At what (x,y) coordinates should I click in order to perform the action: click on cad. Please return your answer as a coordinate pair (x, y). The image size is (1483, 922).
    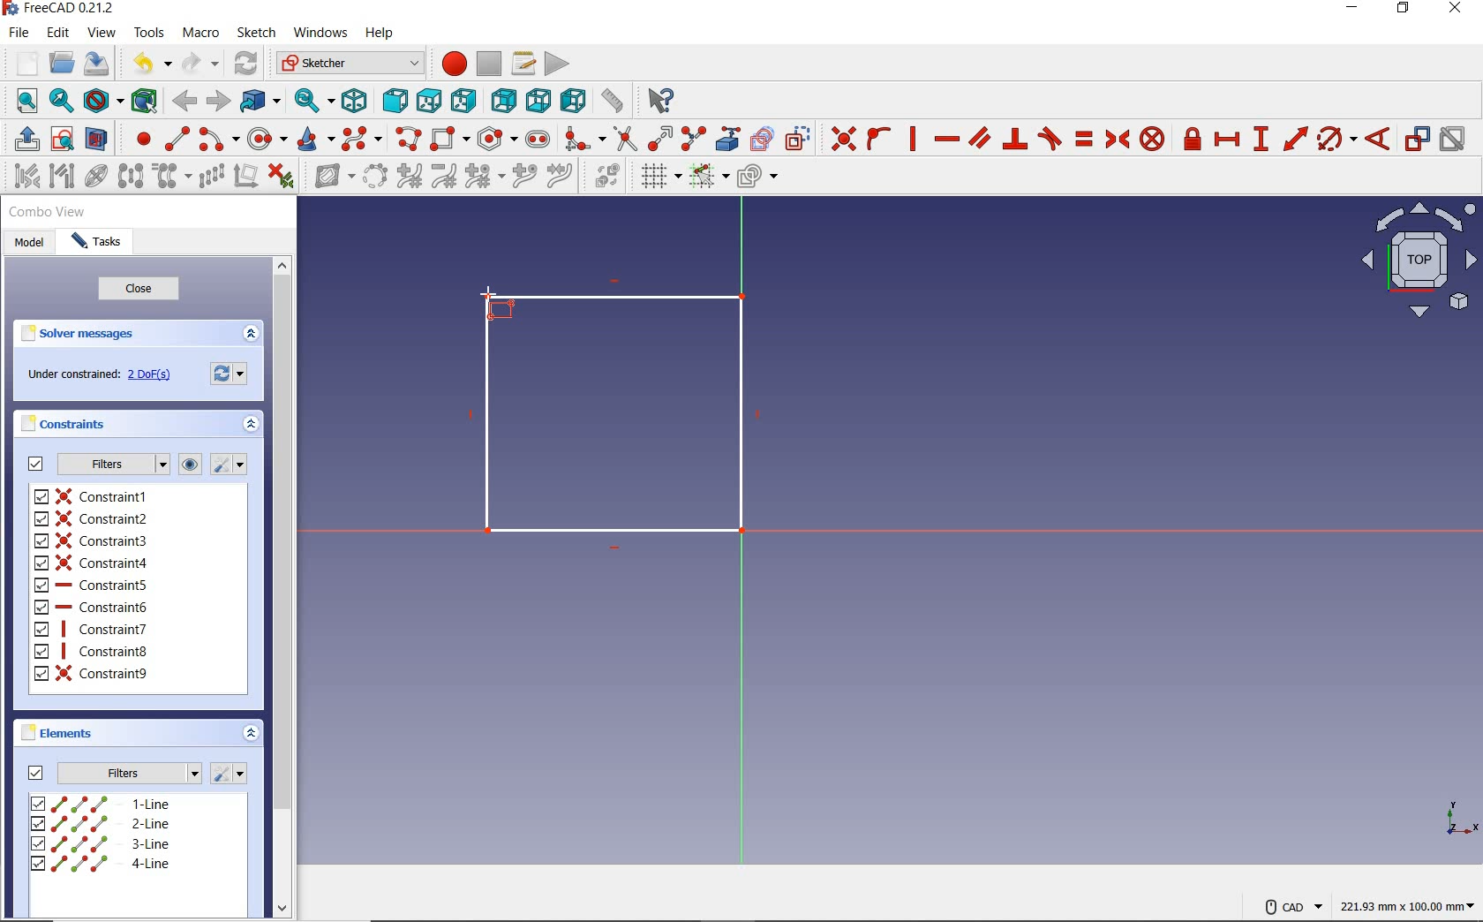
    Looking at the image, I should click on (1293, 901).